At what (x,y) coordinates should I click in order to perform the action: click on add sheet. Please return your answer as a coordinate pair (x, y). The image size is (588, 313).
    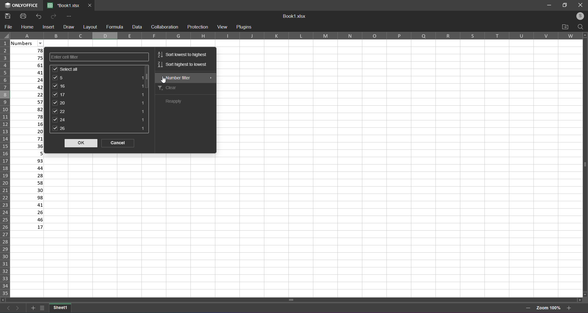
    Looking at the image, I should click on (32, 307).